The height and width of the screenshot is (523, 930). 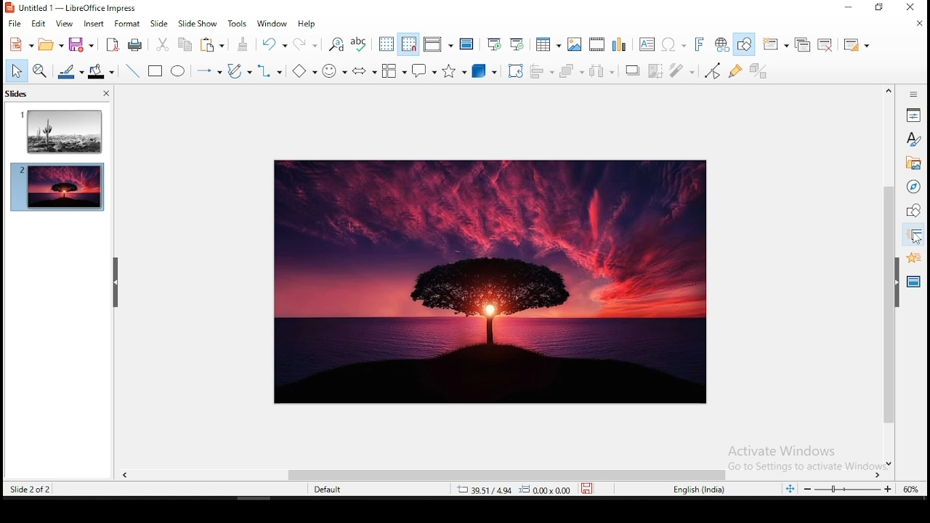 What do you see at coordinates (887, 276) in the screenshot?
I see `scroll bar` at bounding box center [887, 276].